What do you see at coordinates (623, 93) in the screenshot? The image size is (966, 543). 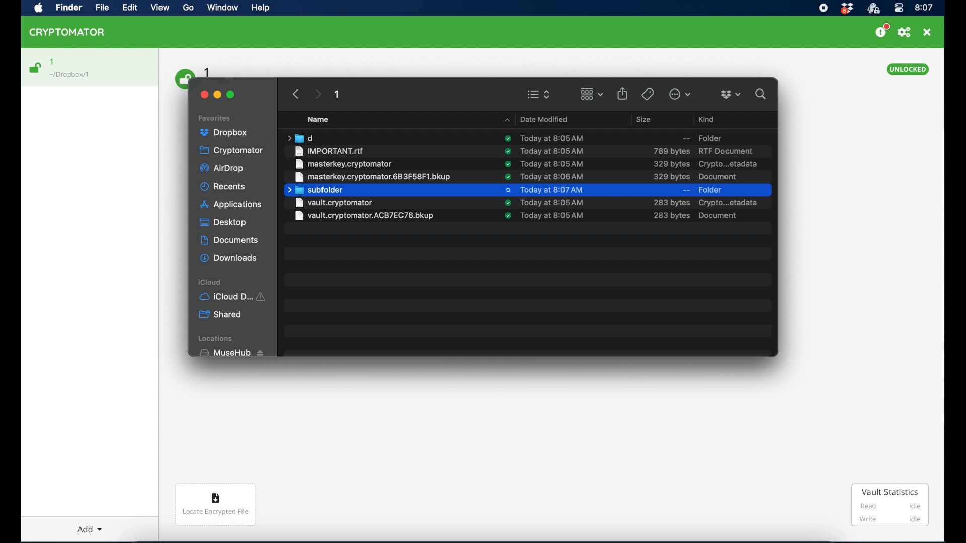 I see `share` at bounding box center [623, 93].